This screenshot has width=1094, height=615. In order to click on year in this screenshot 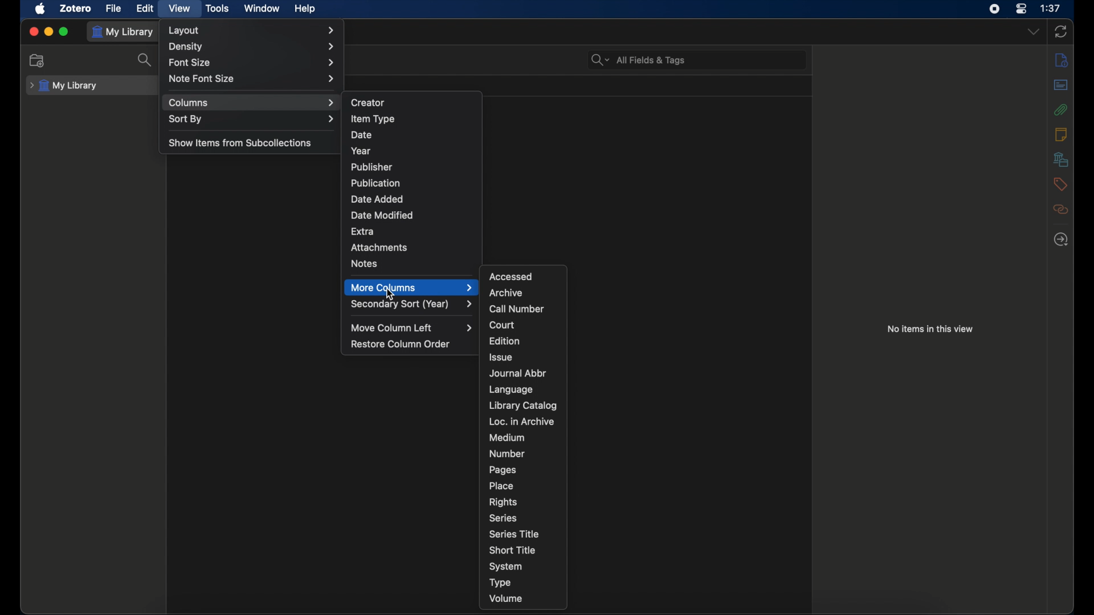, I will do `click(362, 151)`.